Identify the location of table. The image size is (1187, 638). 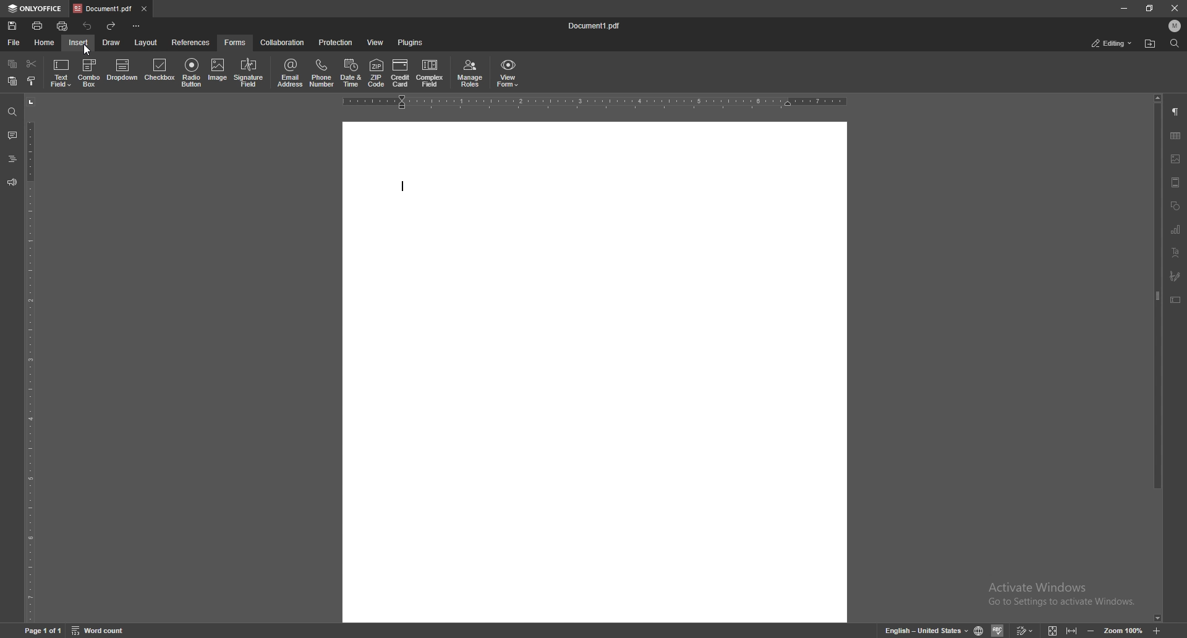
(1175, 135).